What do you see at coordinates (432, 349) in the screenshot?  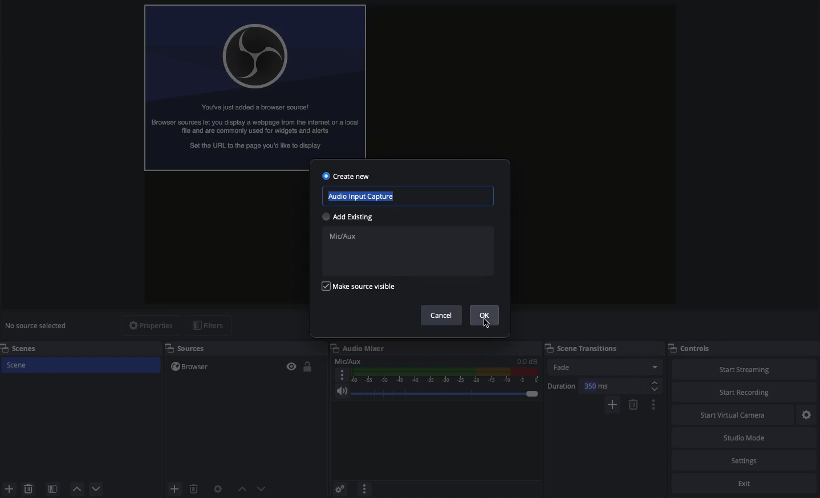 I see `Audio mixer` at bounding box center [432, 349].